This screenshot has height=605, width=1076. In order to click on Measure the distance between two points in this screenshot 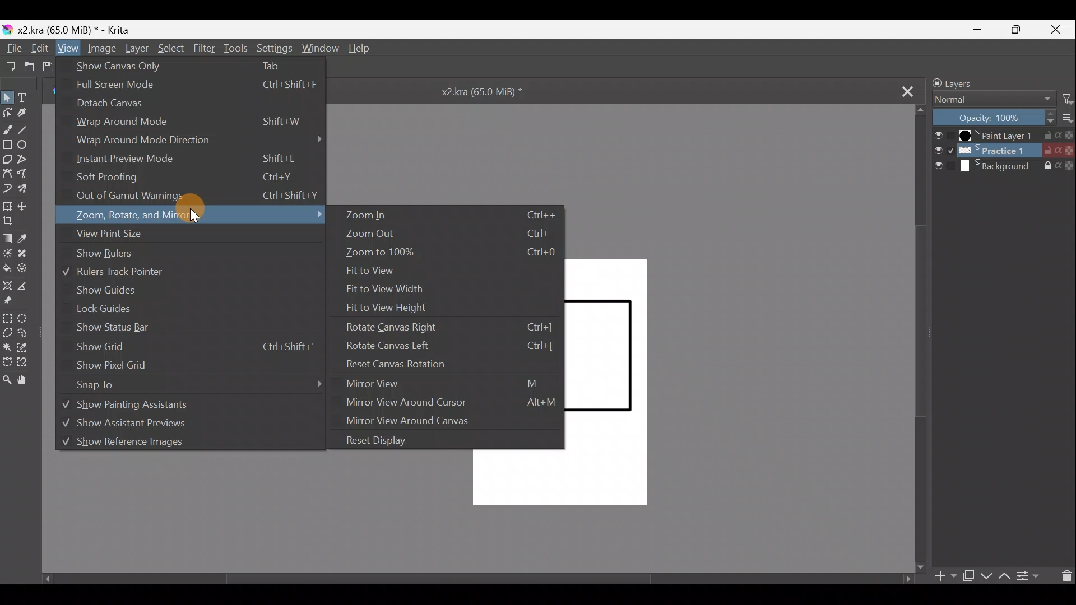, I will do `click(27, 286)`.